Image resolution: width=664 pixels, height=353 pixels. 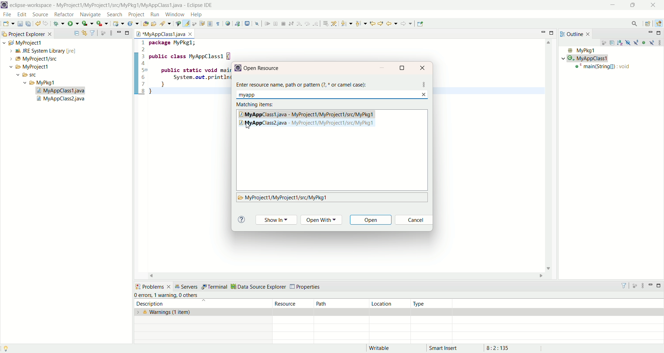 I want to click on skip the breakpoints, so click(x=257, y=24).